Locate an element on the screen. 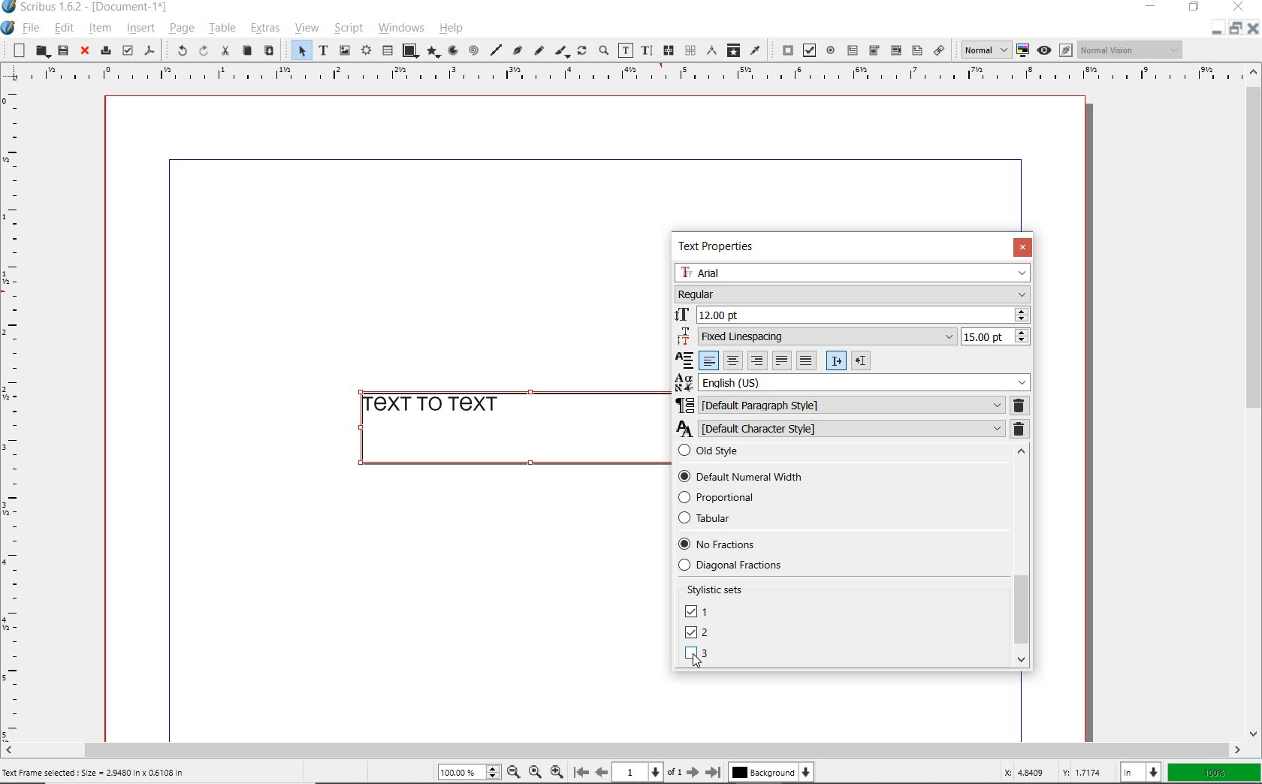 The width and height of the screenshot is (1262, 784). zoom in or zoom out is located at coordinates (603, 52).